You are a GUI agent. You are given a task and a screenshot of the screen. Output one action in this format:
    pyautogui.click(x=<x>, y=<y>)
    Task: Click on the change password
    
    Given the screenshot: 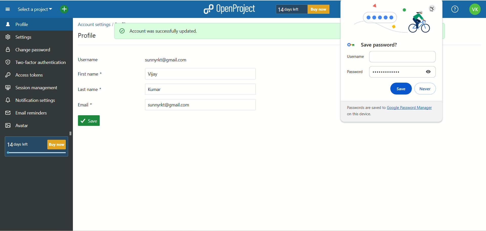 What is the action you would take?
    pyautogui.click(x=30, y=50)
    